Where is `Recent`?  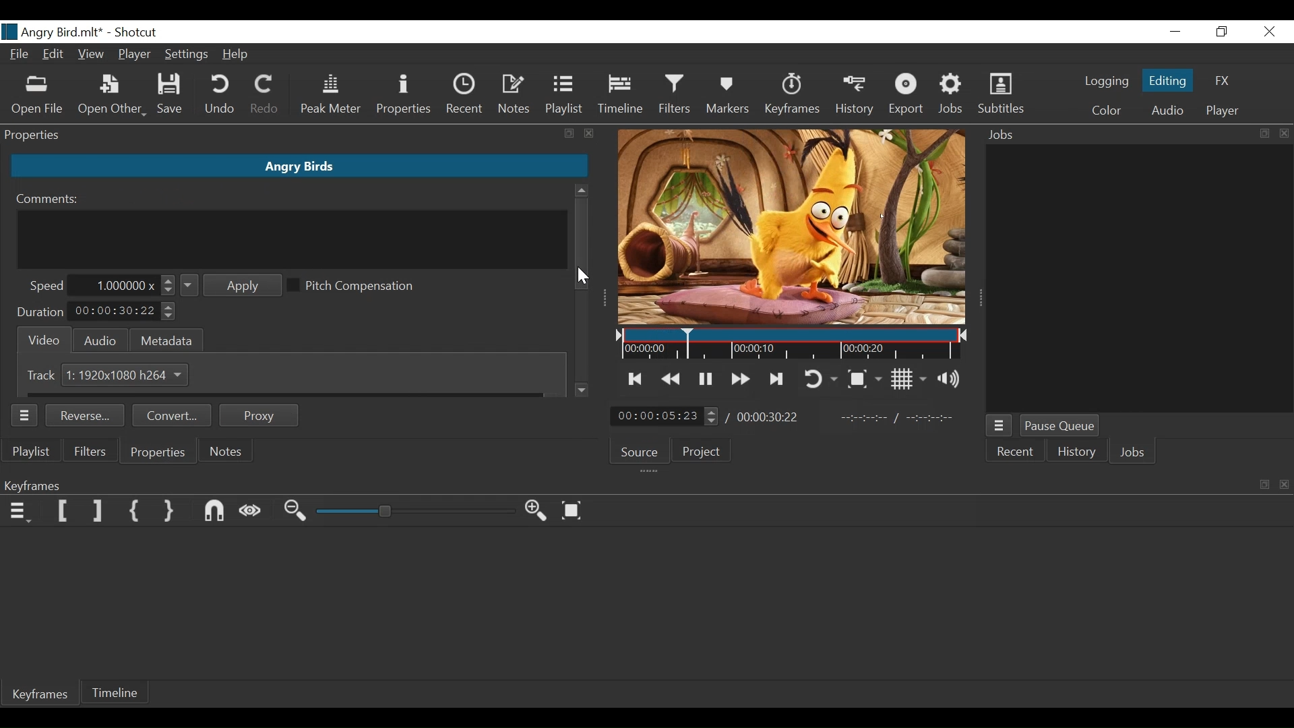 Recent is located at coordinates (1017, 453).